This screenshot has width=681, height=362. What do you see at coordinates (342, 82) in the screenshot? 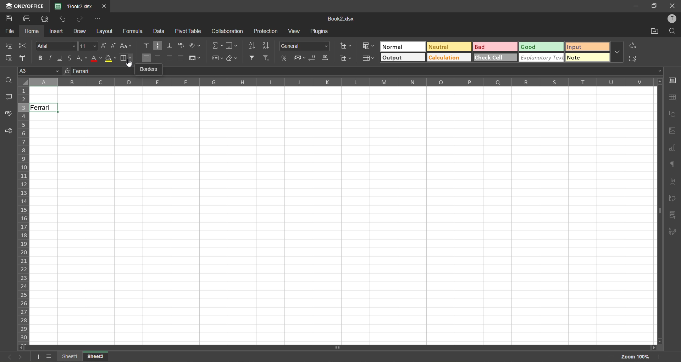
I see `column names` at bounding box center [342, 82].